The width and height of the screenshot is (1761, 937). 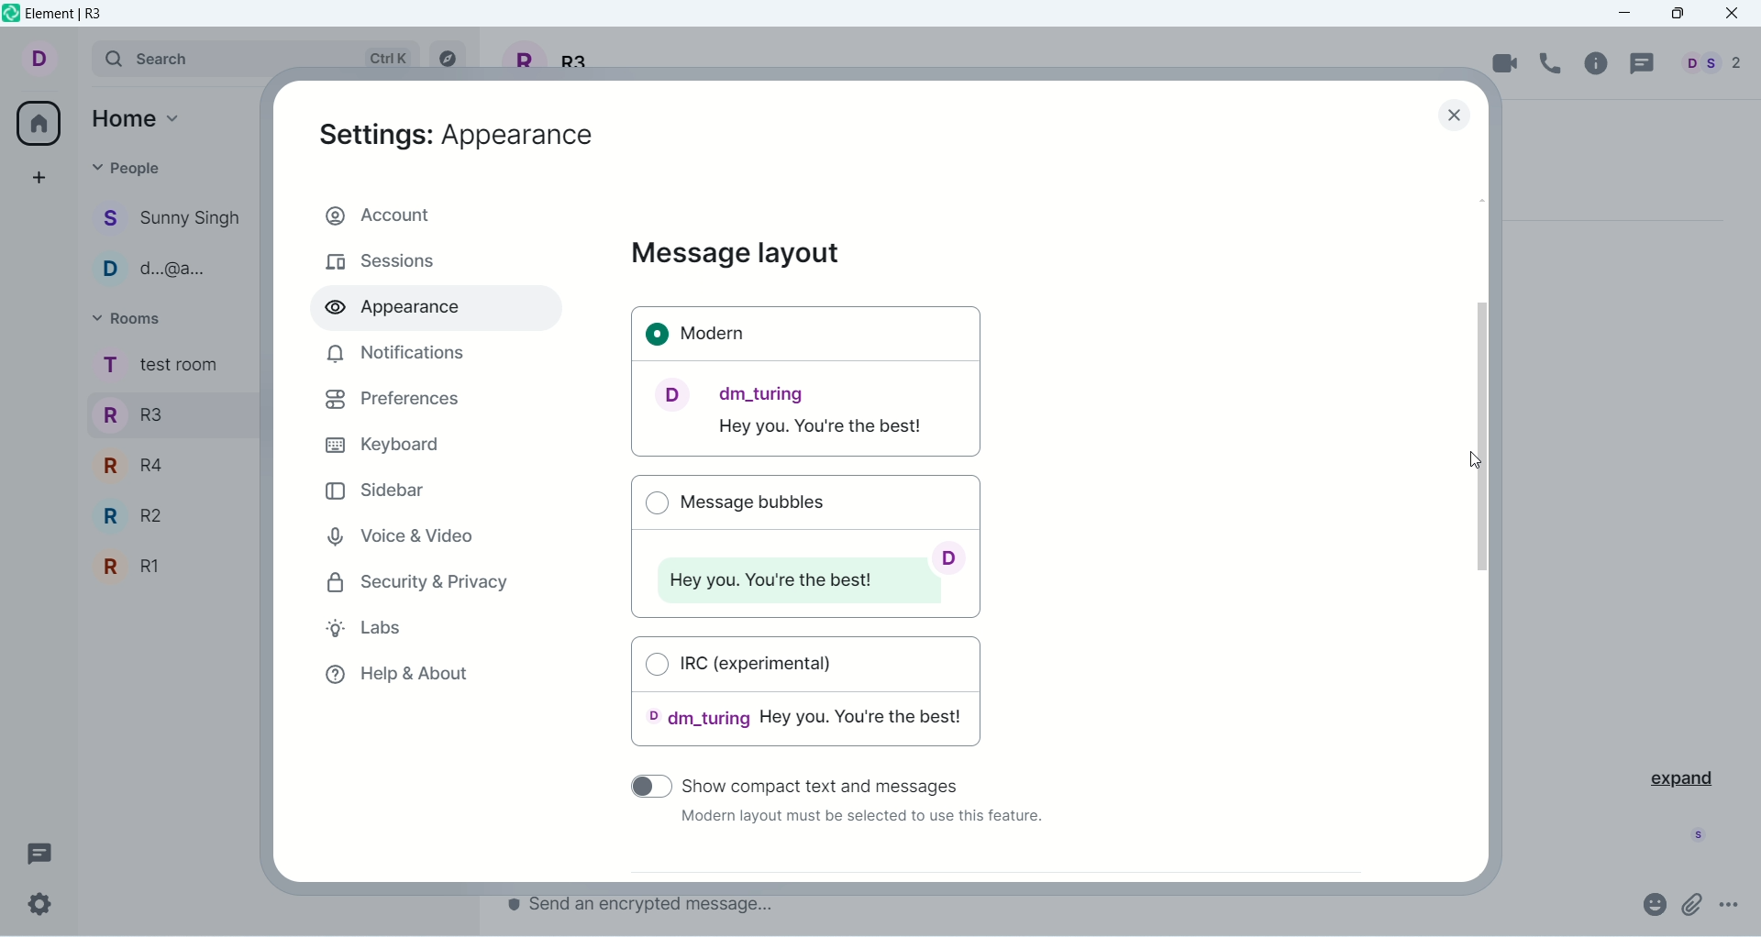 What do you see at coordinates (378, 490) in the screenshot?
I see `sidebar` at bounding box center [378, 490].